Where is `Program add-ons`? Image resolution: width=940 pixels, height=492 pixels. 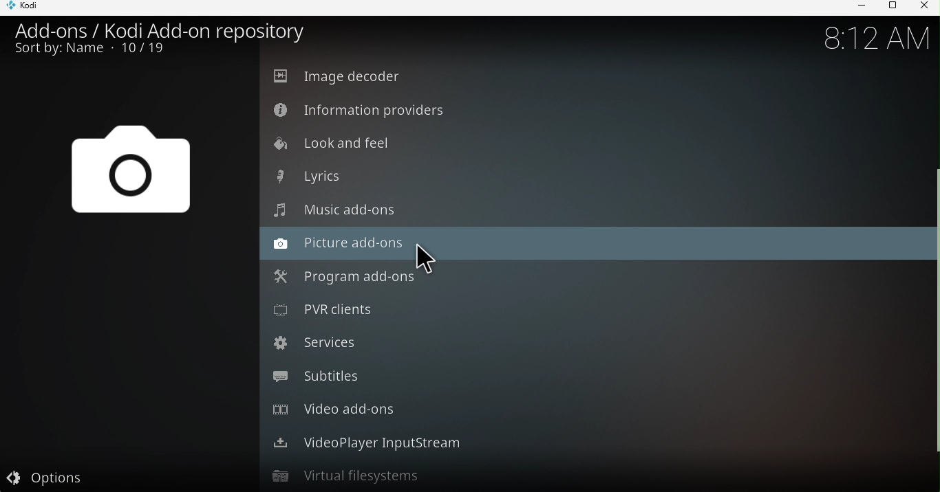 Program add-ons is located at coordinates (590, 276).